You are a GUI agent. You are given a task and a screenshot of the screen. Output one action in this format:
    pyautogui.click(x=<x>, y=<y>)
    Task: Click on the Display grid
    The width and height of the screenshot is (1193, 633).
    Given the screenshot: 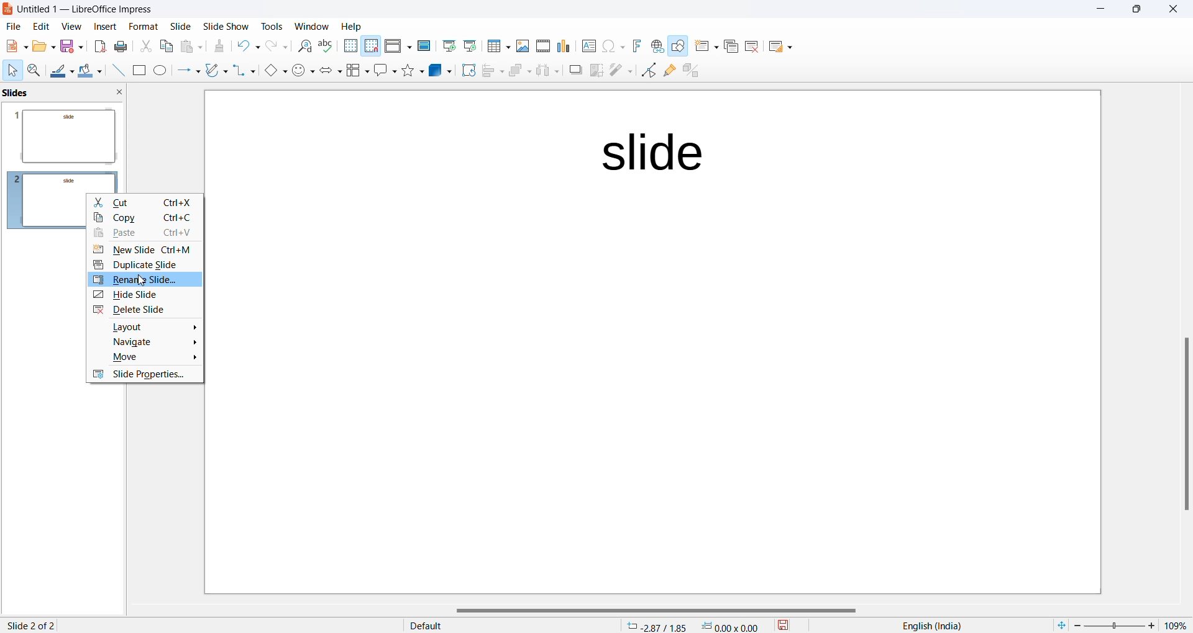 What is the action you would take?
    pyautogui.click(x=350, y=46)
    